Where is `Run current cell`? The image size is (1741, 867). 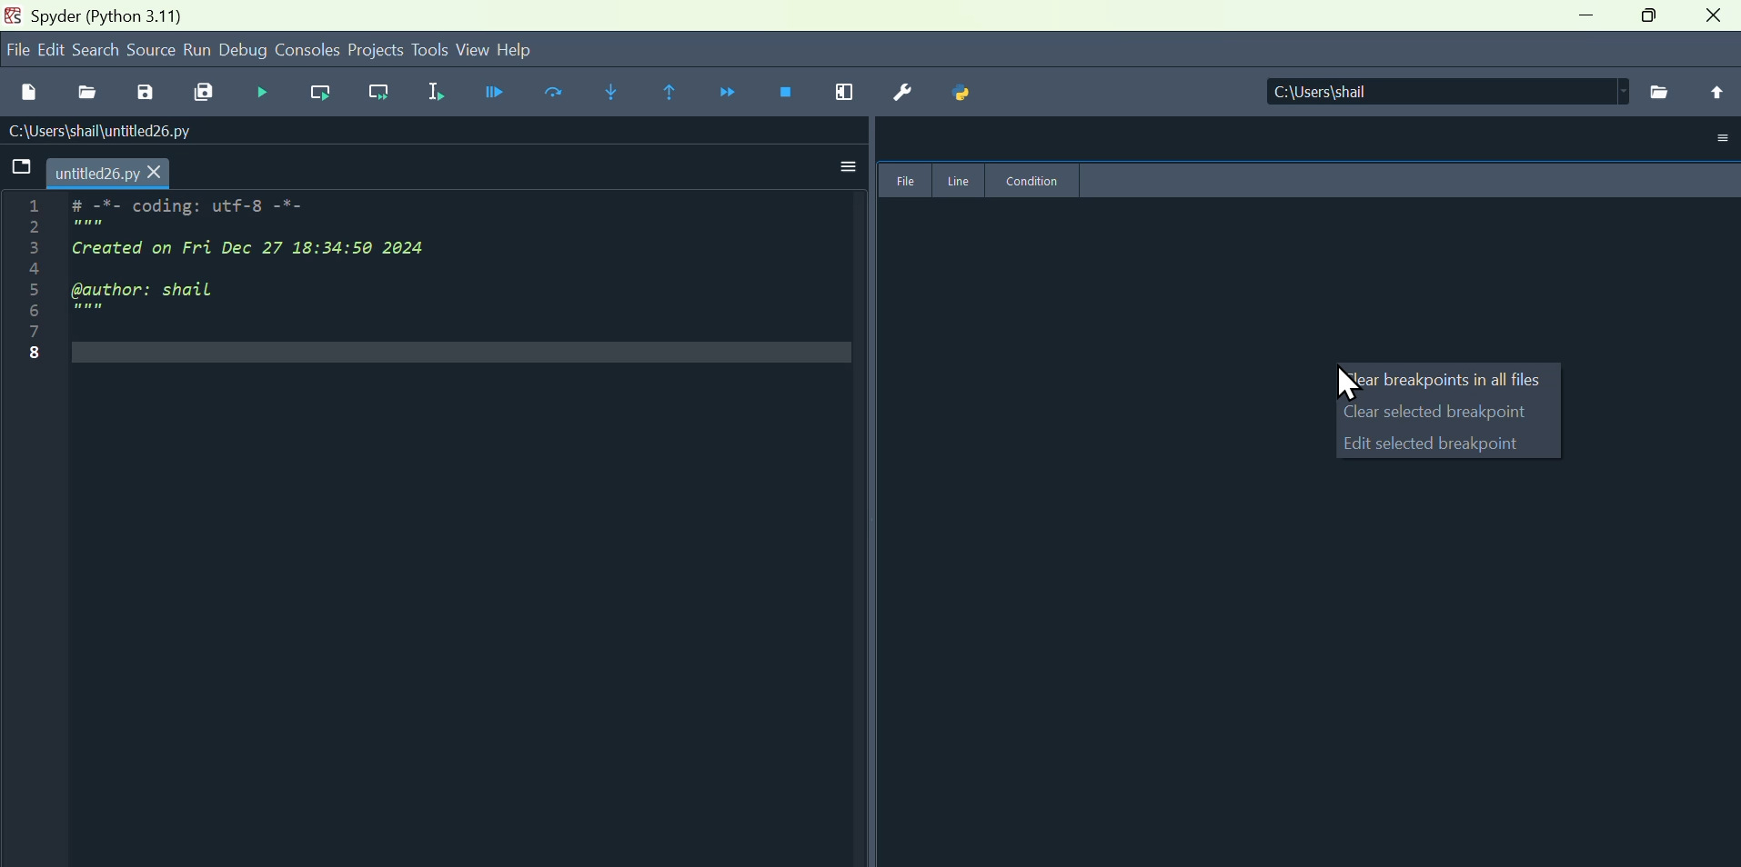 Run current cell is located at coordinates (322, 93).